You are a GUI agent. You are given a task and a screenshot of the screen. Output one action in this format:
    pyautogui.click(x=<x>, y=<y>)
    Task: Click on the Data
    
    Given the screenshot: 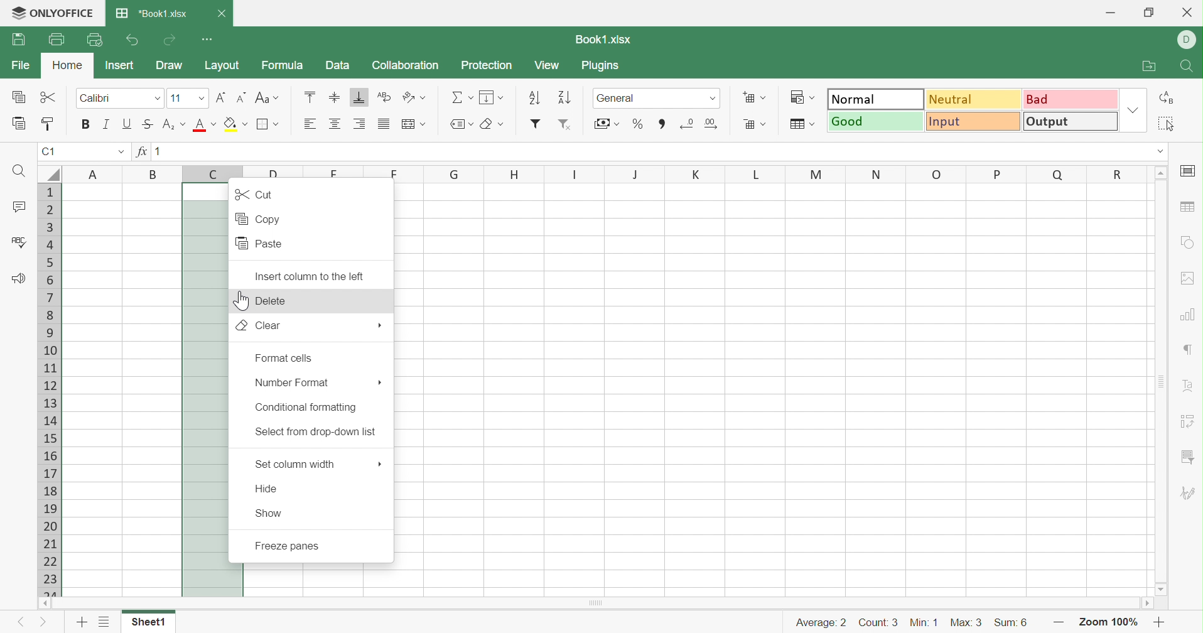 What is the action you would take?
    pyautogui.click(x=340, y=67)
    